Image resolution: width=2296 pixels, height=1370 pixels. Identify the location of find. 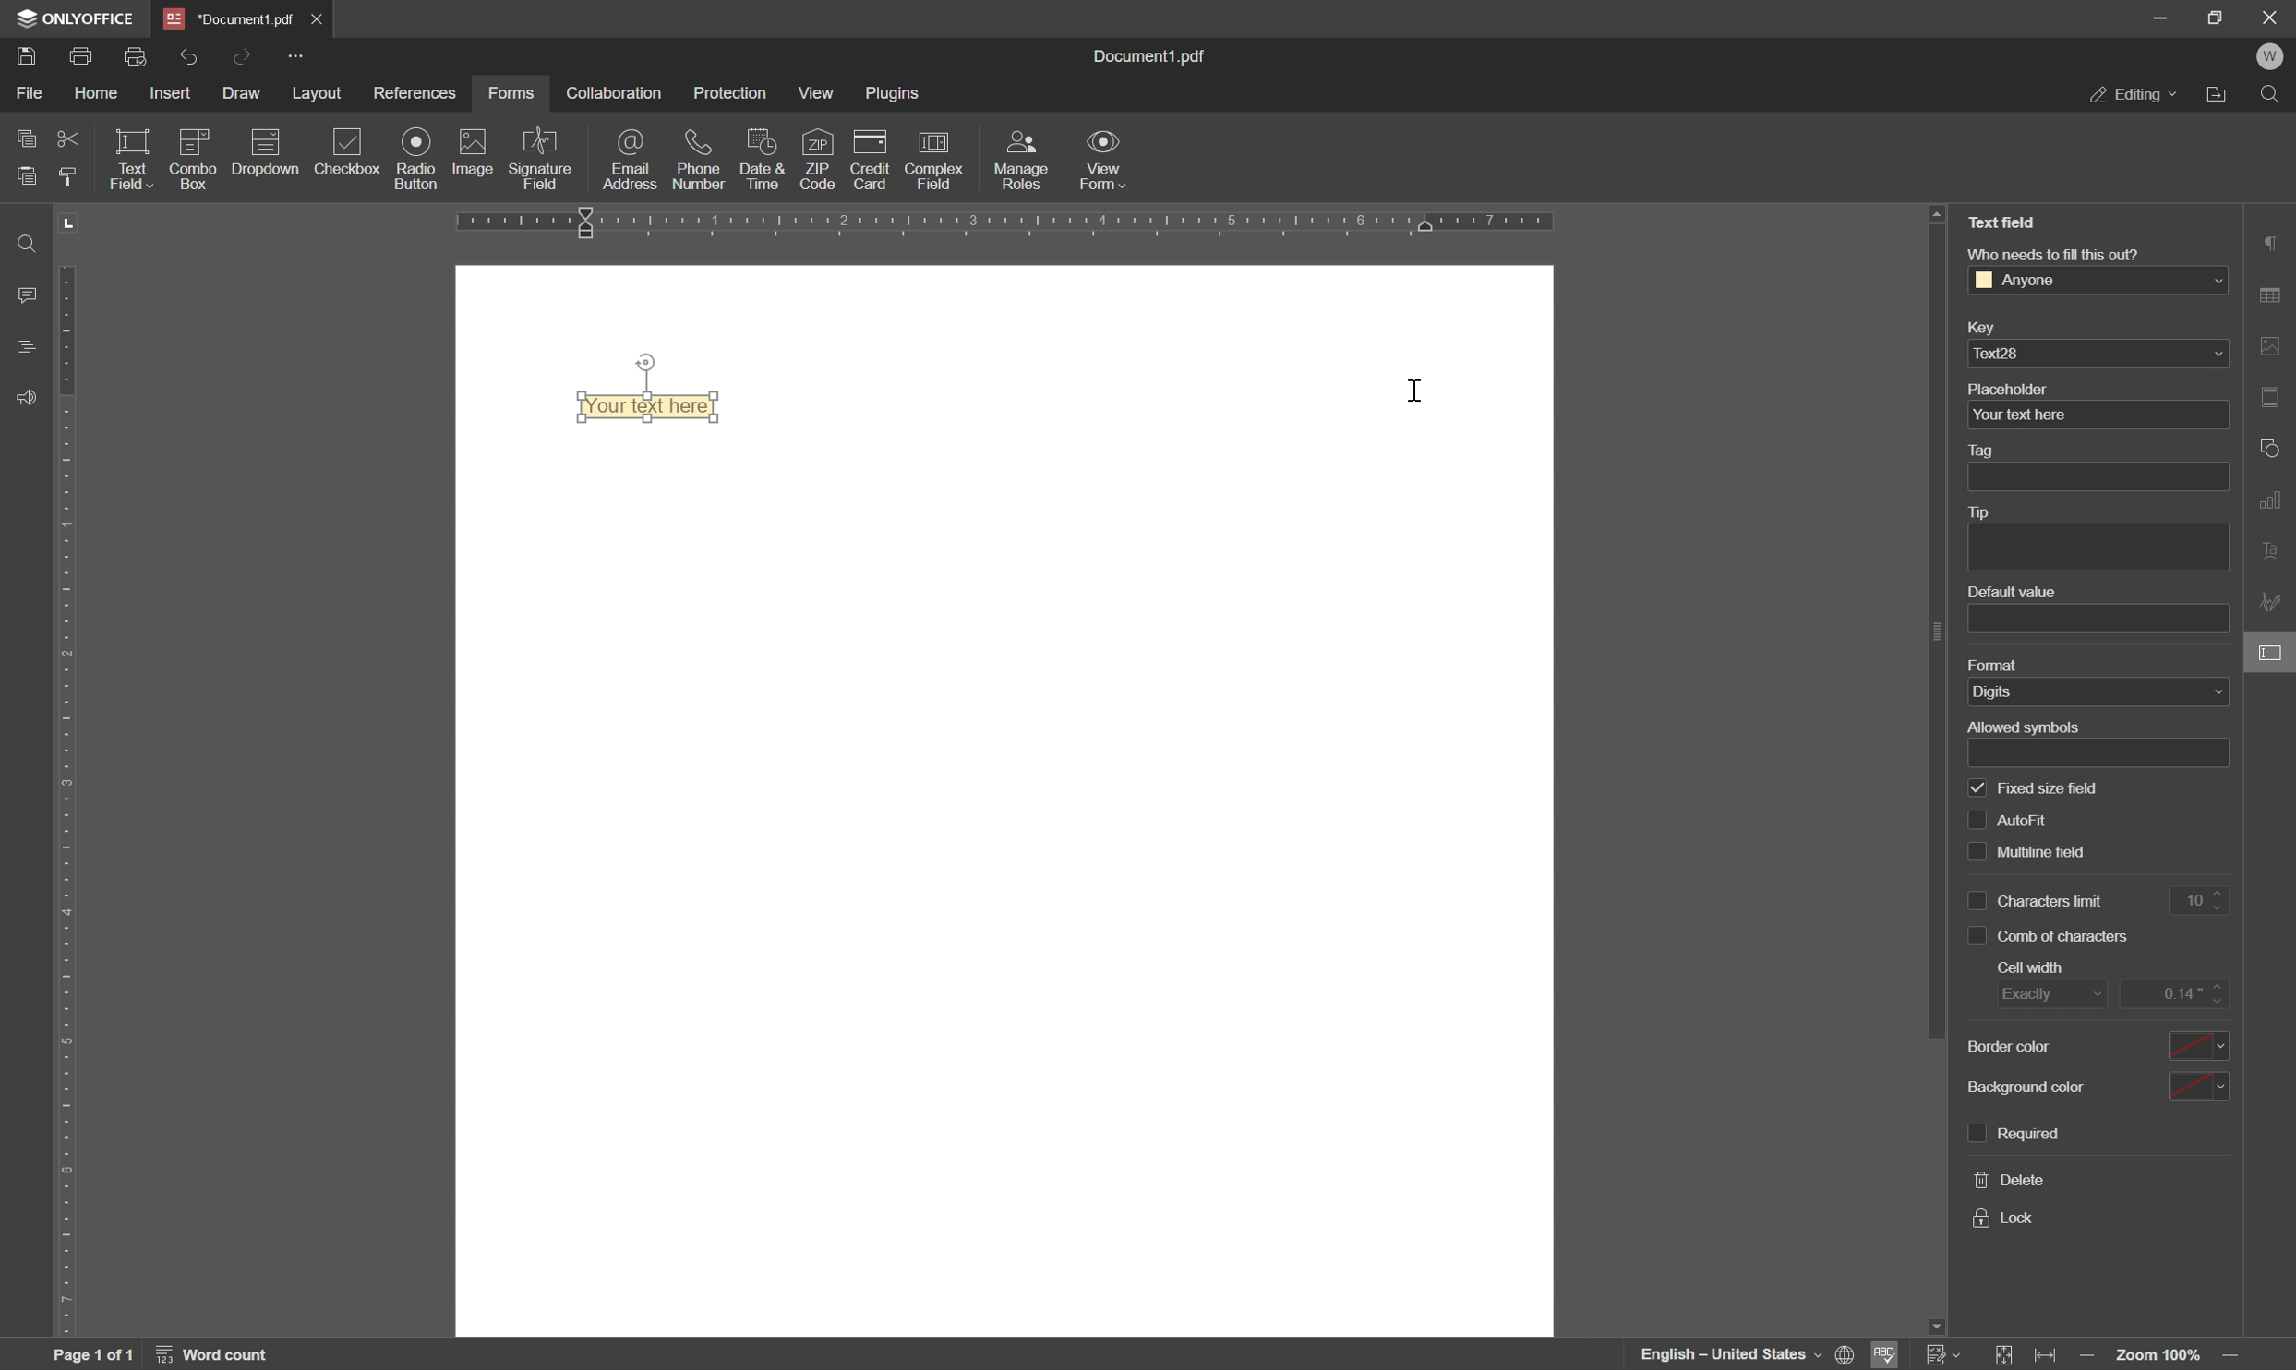
(24, 239).